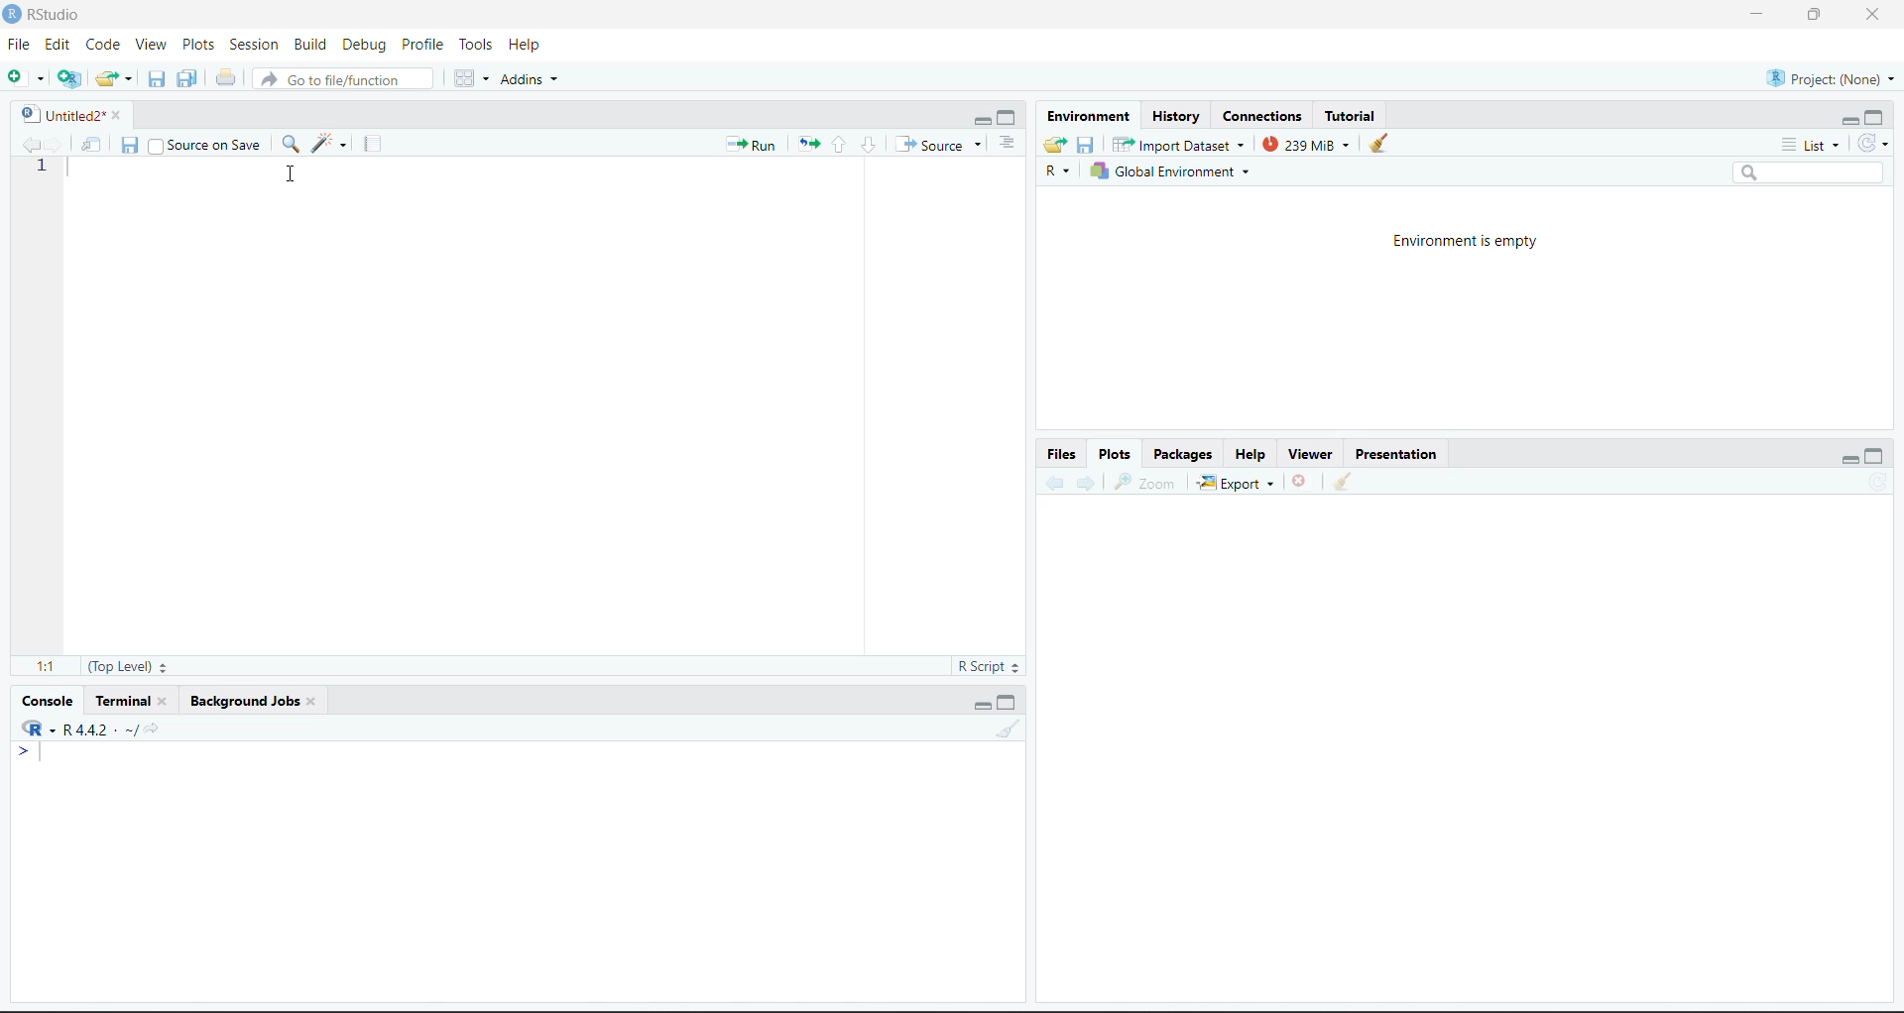 This screenshot has height=1013, width=1904. What do you see at coordinates (245, 700) in the screenshot?
I see `Background Jobs` at bounding box center [245, 700].